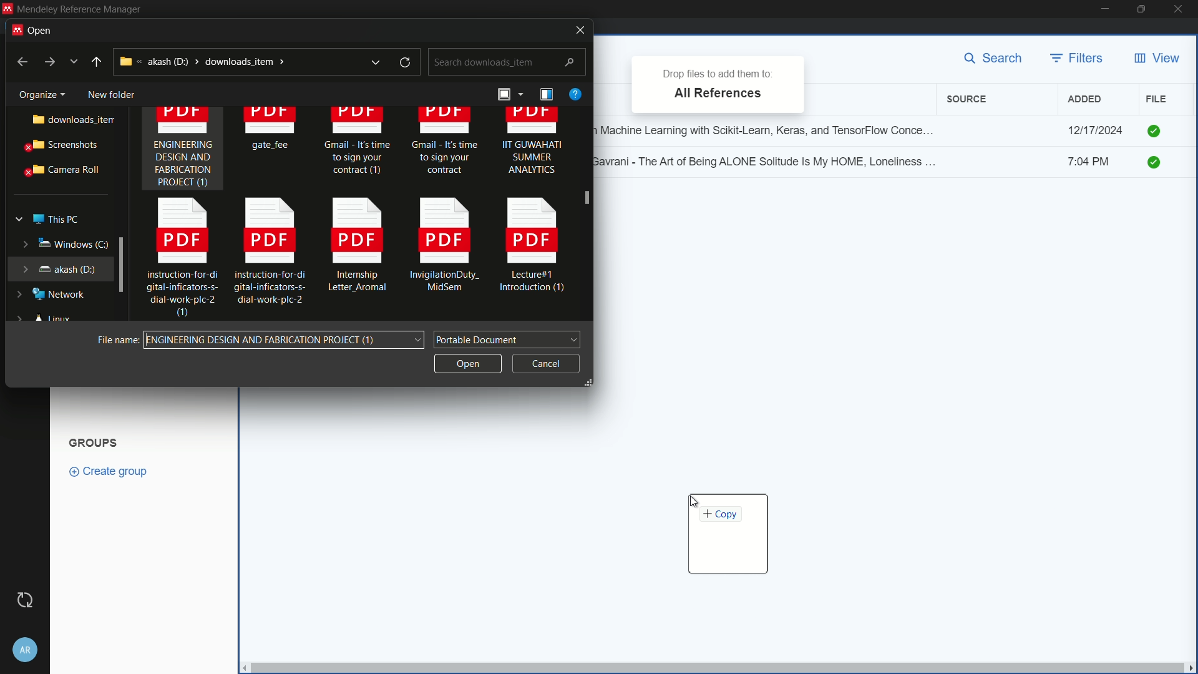 The width and height of the screenshot is (1198, 674). I want to click on added, so click(1085, 99).